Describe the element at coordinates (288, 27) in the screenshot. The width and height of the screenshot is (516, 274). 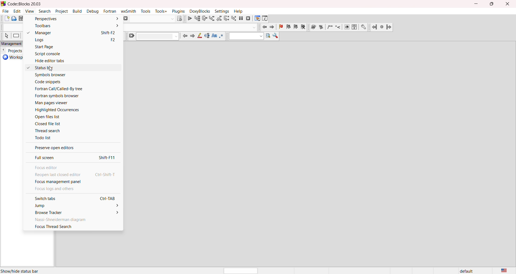
I see `prev bookmark` at that location.